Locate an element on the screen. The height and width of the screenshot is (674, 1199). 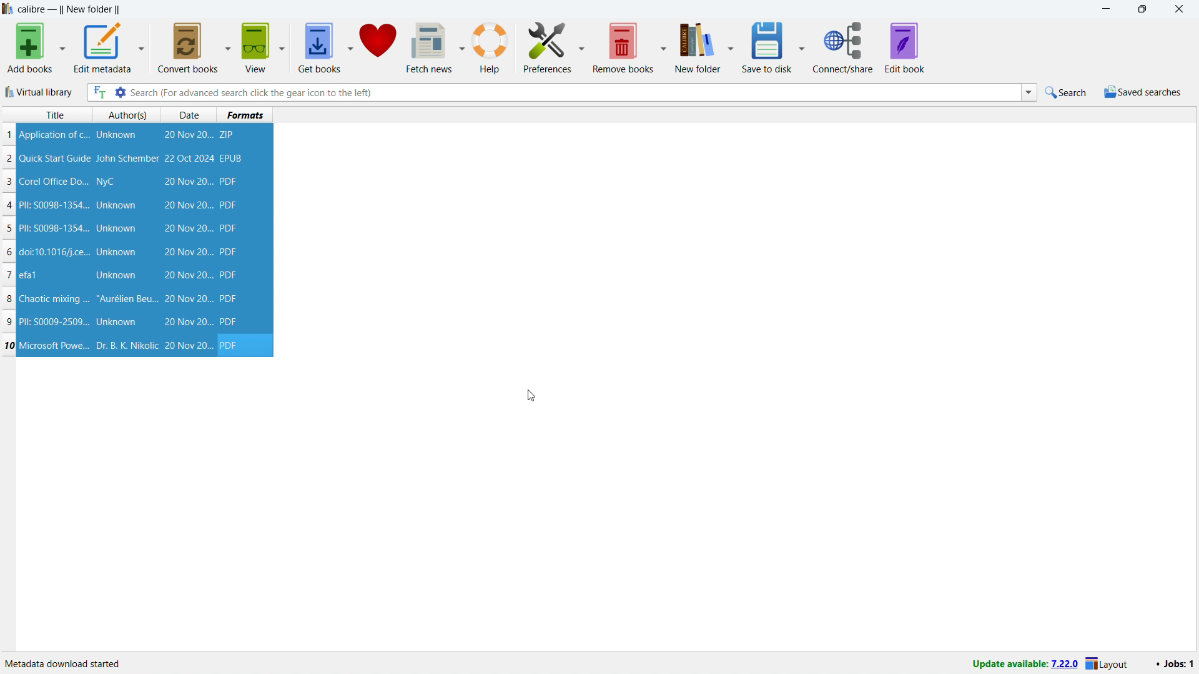
10 is located at coordinates (9, 345).